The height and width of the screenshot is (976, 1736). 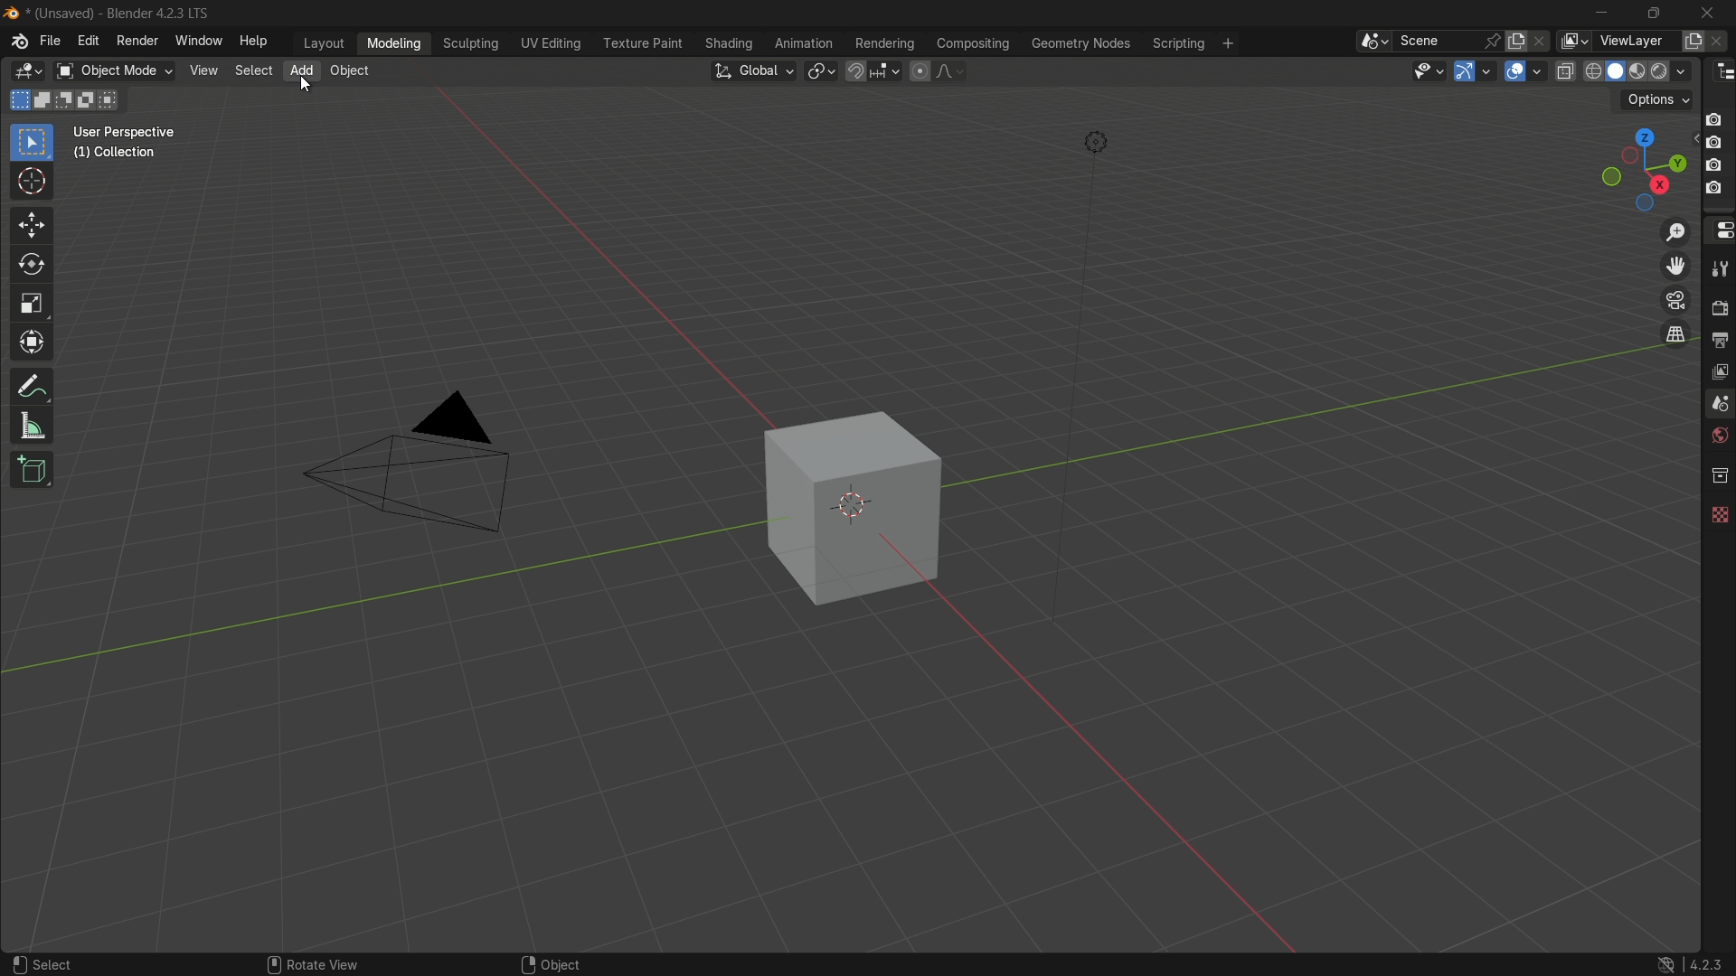 I want to click on maximize or restore, so click(x=1656, y=14).